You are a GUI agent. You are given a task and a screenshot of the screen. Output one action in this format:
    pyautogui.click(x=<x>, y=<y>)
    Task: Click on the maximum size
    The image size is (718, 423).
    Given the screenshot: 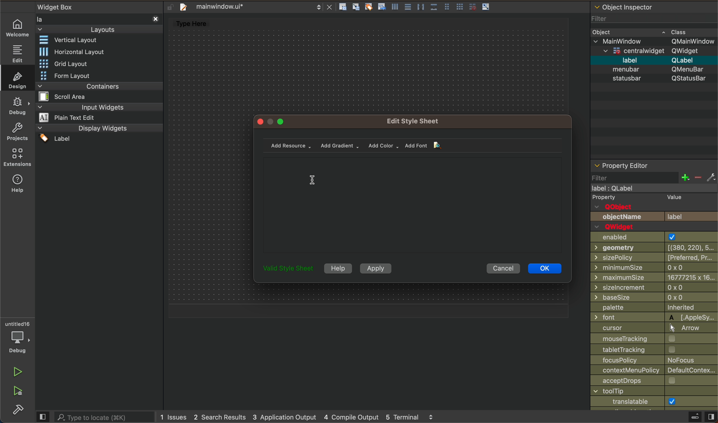 What is the action you would take?
    pyautogui.click(x=654, y=278)
    